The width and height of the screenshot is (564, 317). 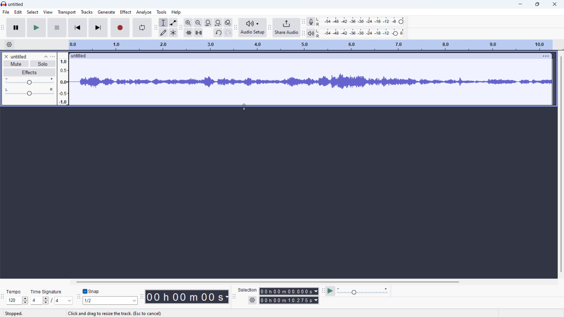 I want to click on timestamp, so click(x=187, y=296).